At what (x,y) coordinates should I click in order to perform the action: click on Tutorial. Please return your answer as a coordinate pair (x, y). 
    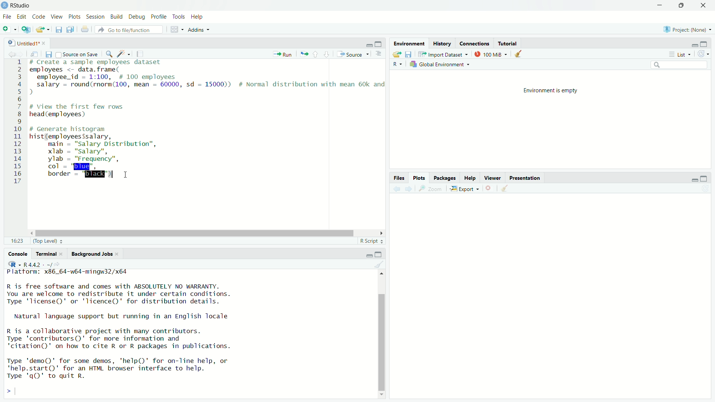
    Looking at the image, I should click on (508, 43).